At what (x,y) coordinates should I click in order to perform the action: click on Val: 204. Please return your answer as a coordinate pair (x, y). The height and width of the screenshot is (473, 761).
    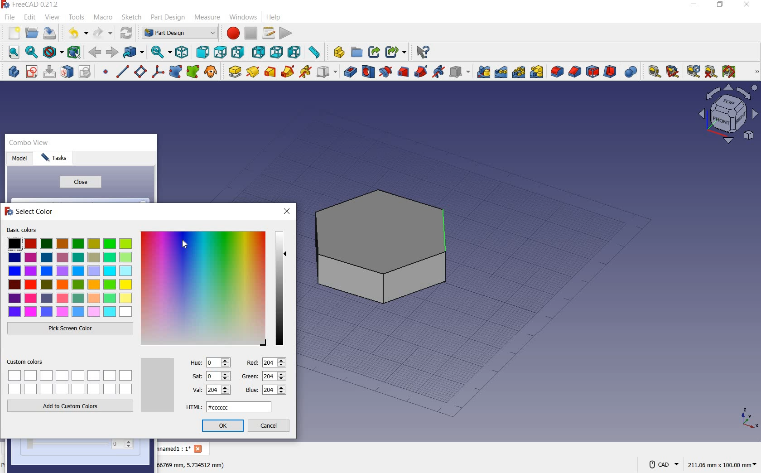
    Looking at the image, I should click on (211, 389).